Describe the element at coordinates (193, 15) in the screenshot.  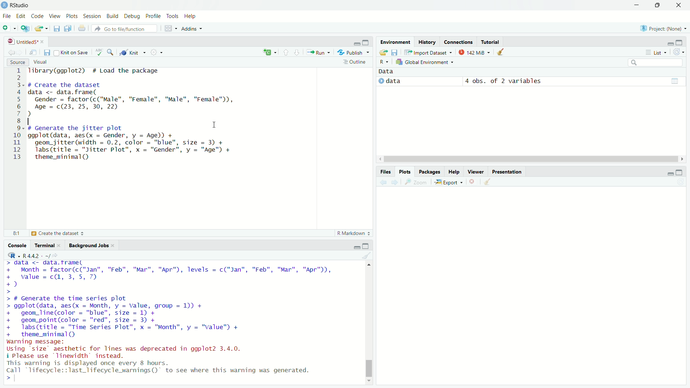
I see `help` at that location.